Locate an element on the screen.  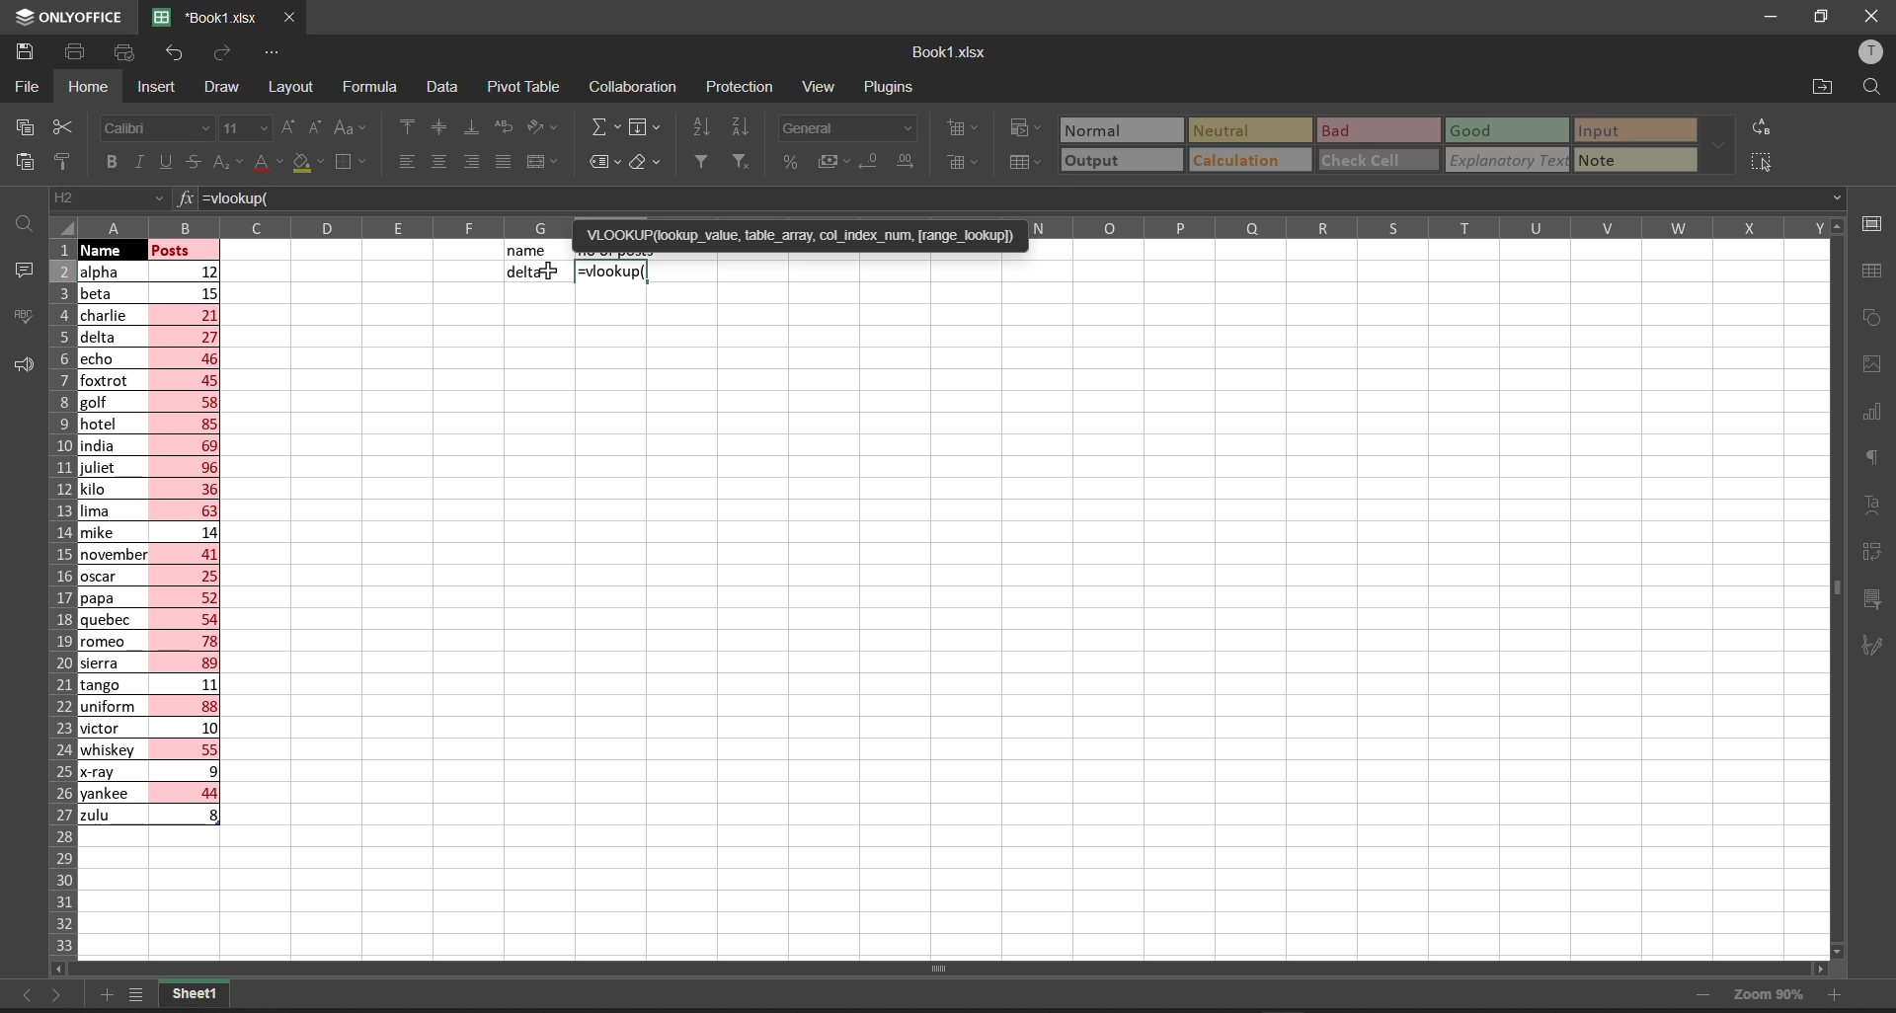
zoom 90% is located at coordinates (1767, 994).